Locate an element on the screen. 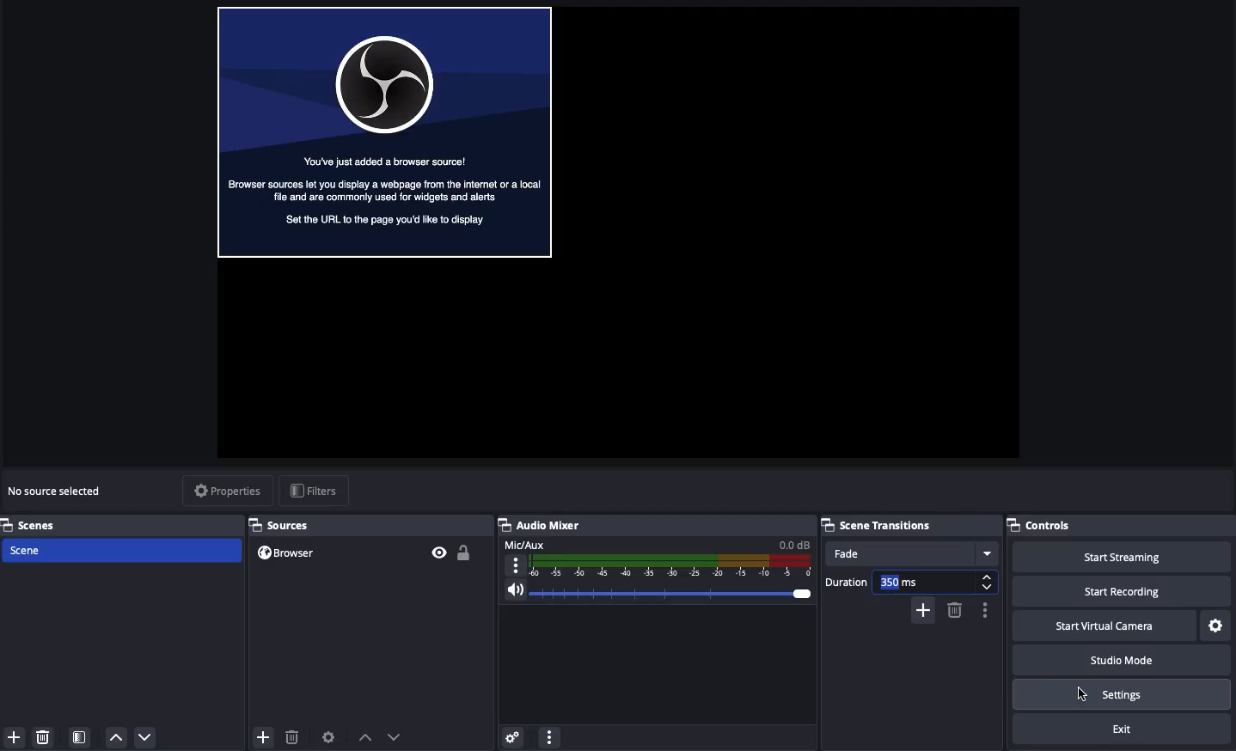 This screenshot has width=1236, height=751. Scene transition is located at coordinates (906, 525).